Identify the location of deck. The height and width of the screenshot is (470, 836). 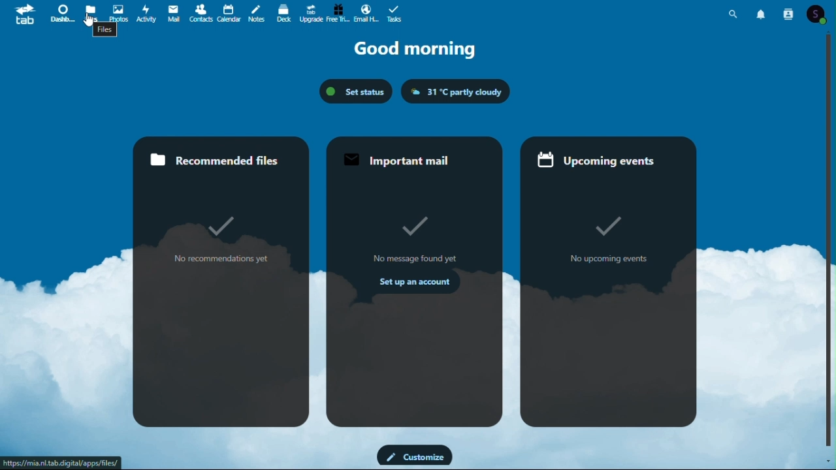
(285, 12).